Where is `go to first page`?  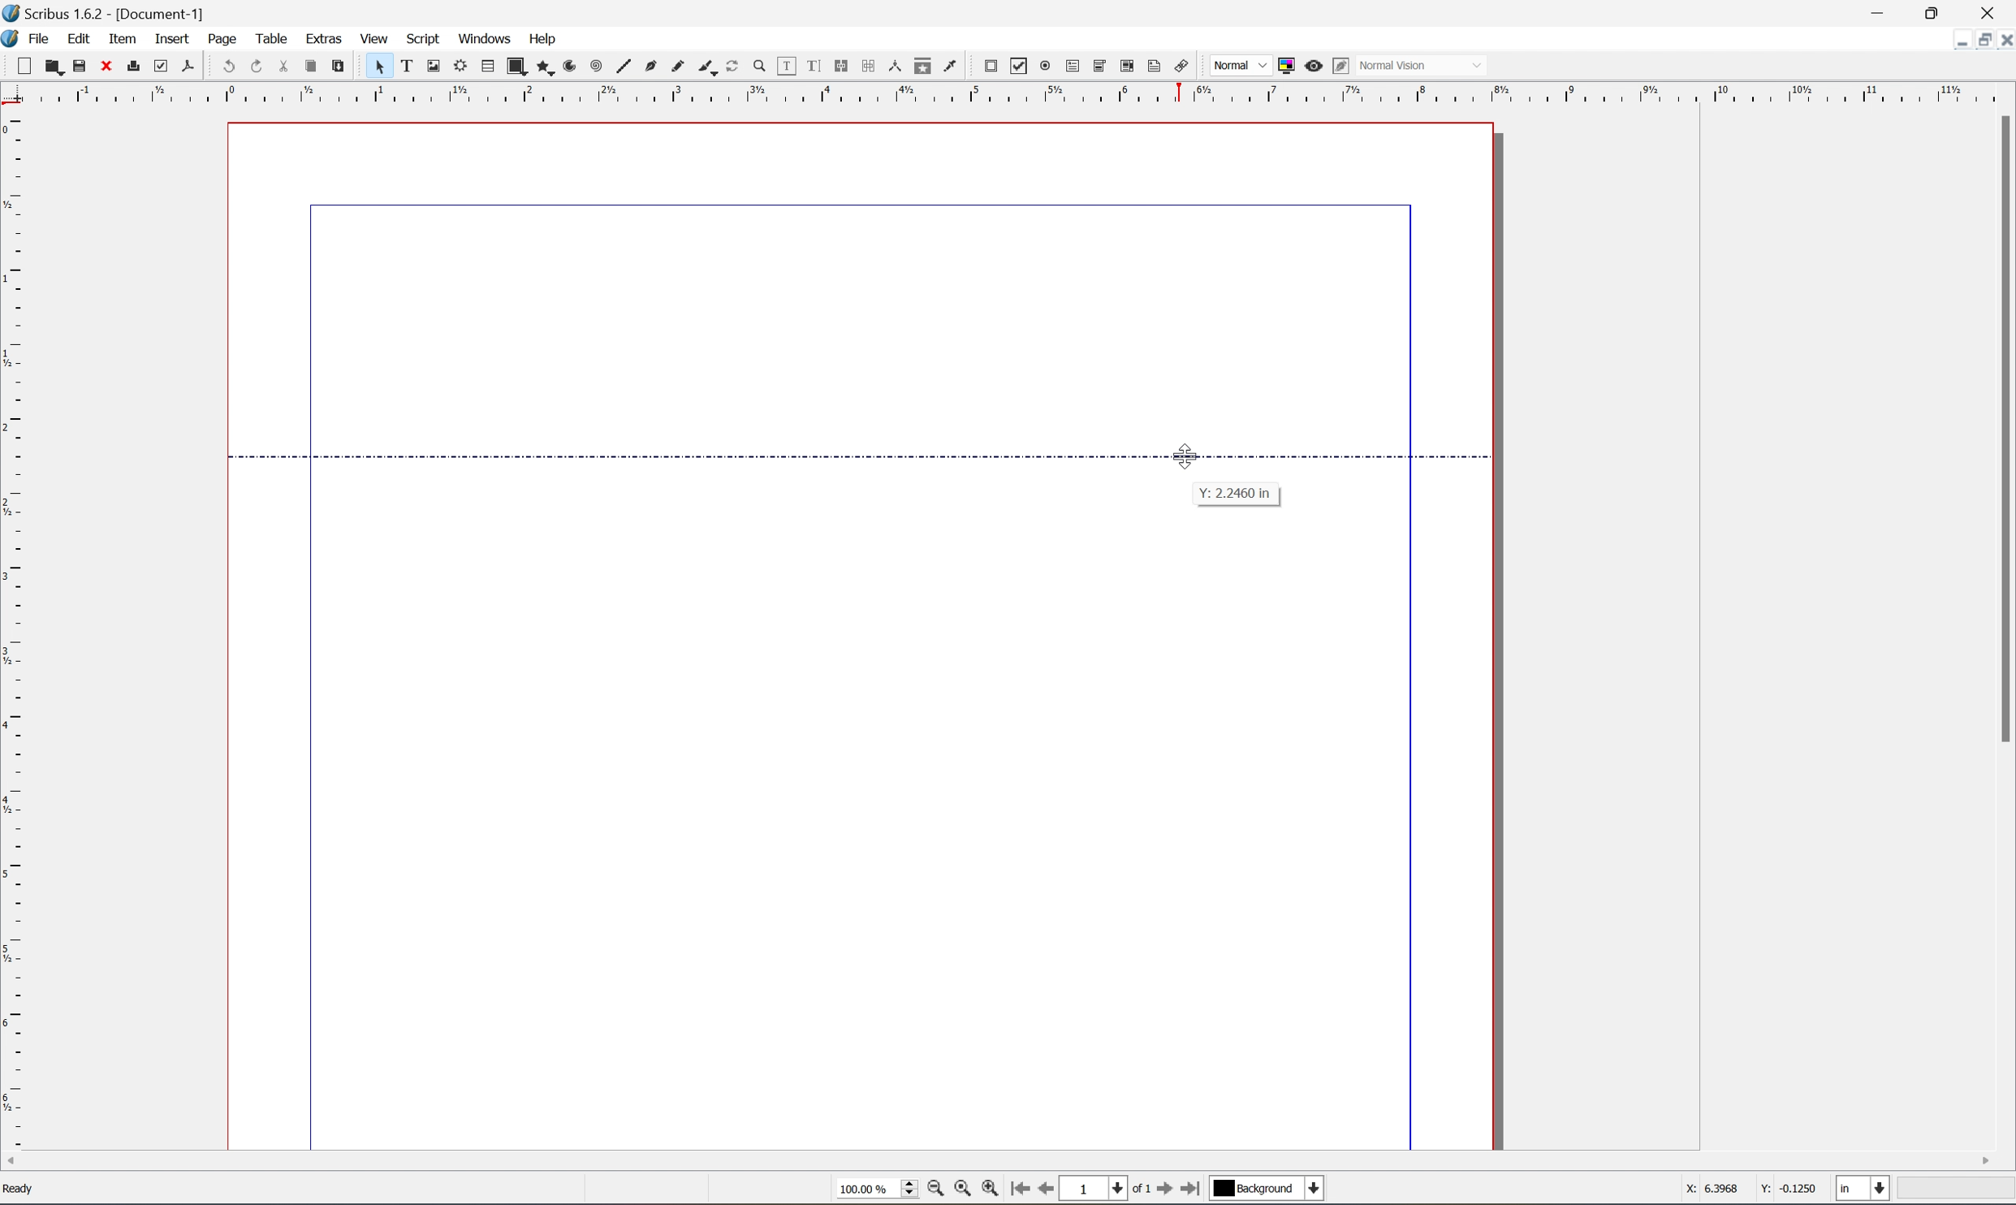
go to first page is located at coordinates (1022, 1191).